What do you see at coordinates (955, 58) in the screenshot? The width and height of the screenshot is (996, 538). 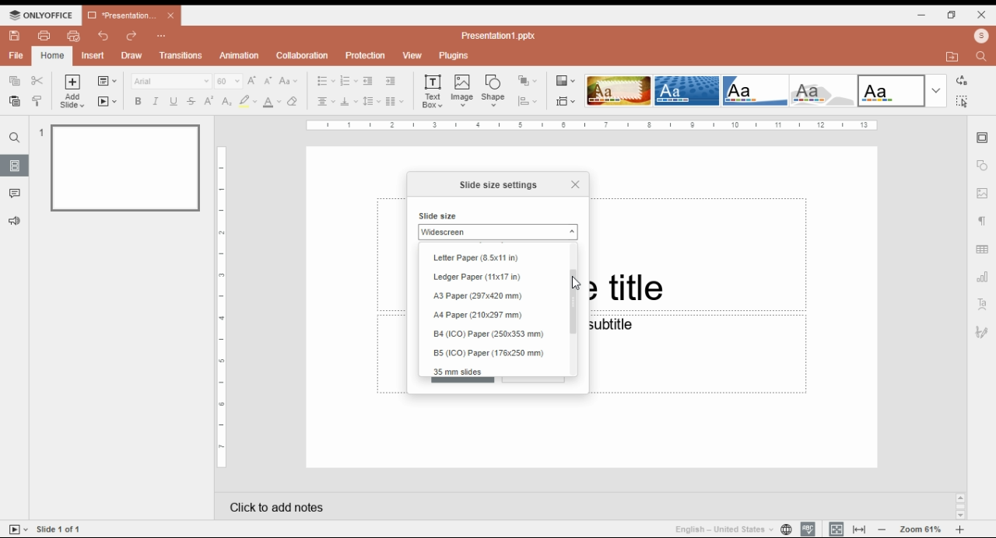 I see `open file location` at bounding box center [955, 58].